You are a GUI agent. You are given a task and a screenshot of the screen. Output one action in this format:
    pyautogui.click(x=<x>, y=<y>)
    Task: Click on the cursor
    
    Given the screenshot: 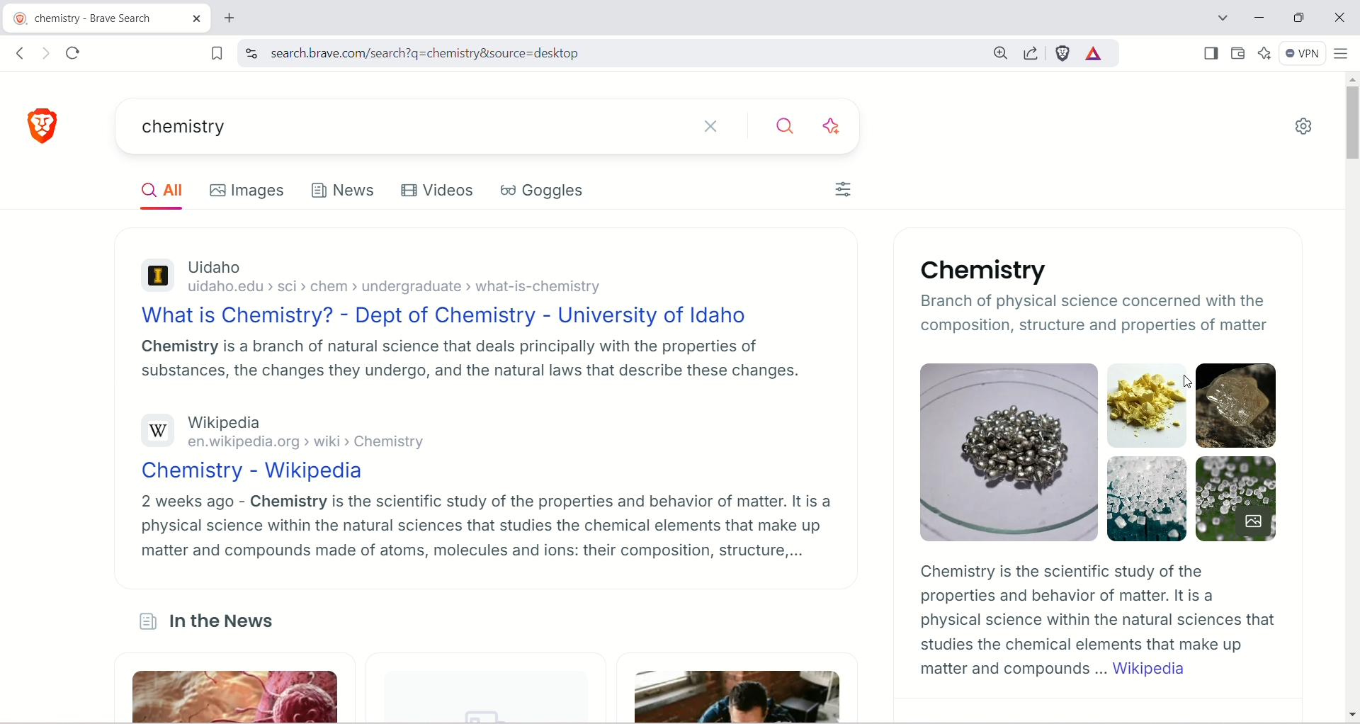 What is the action you would take?
    pyautogui.click(x=1188, y=381)
    